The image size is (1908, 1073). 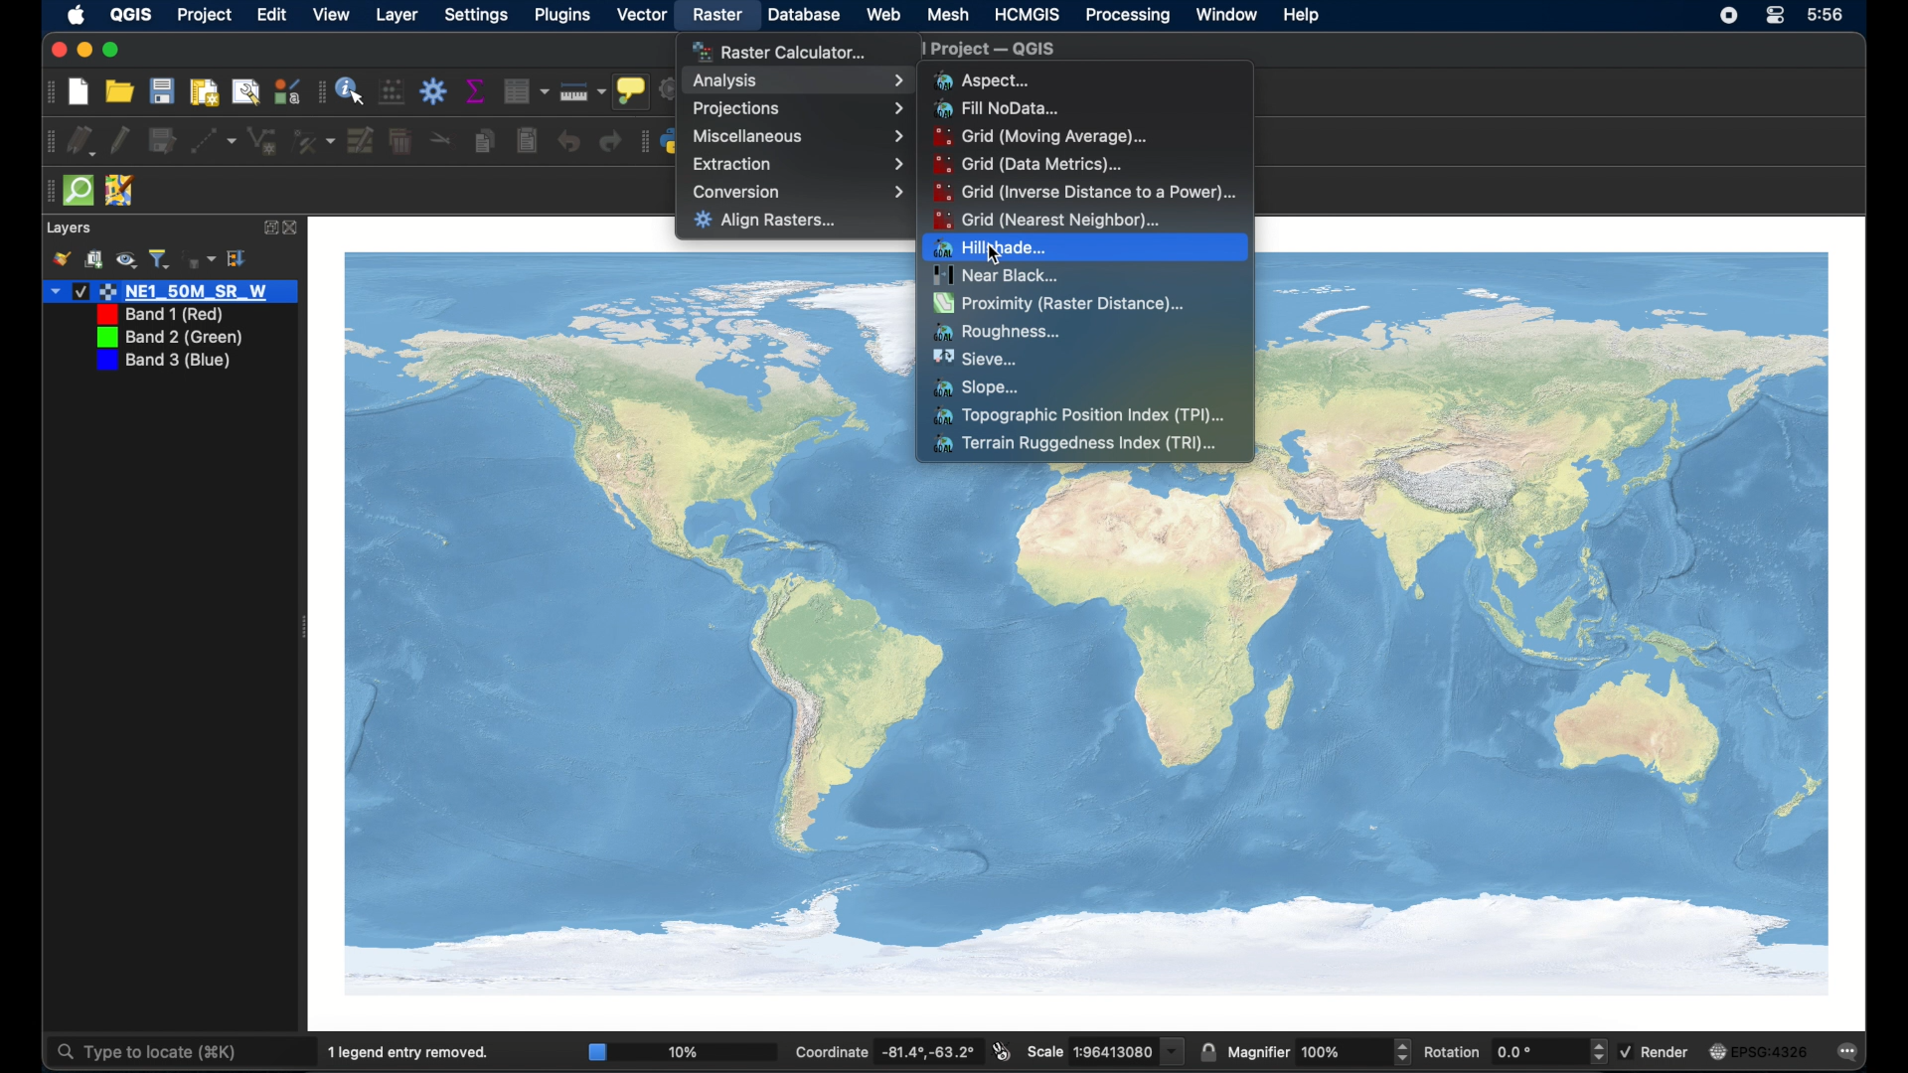 I want to click on layer 2, so click(x=155, y=315).